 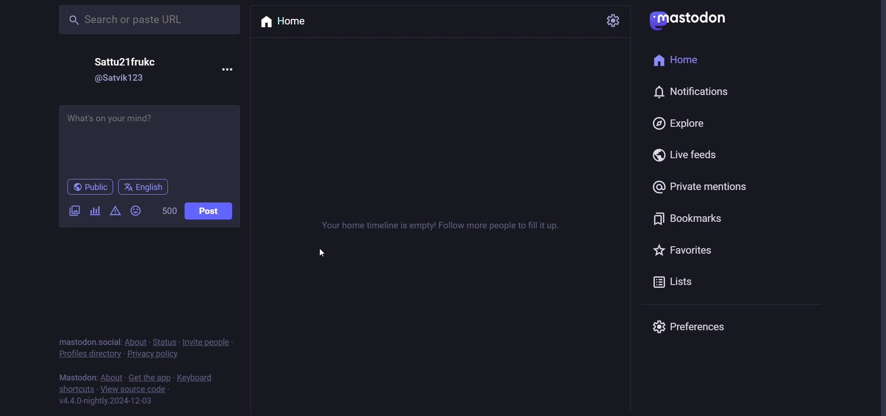 I want to click on cursor, so click(x=320, y=252).